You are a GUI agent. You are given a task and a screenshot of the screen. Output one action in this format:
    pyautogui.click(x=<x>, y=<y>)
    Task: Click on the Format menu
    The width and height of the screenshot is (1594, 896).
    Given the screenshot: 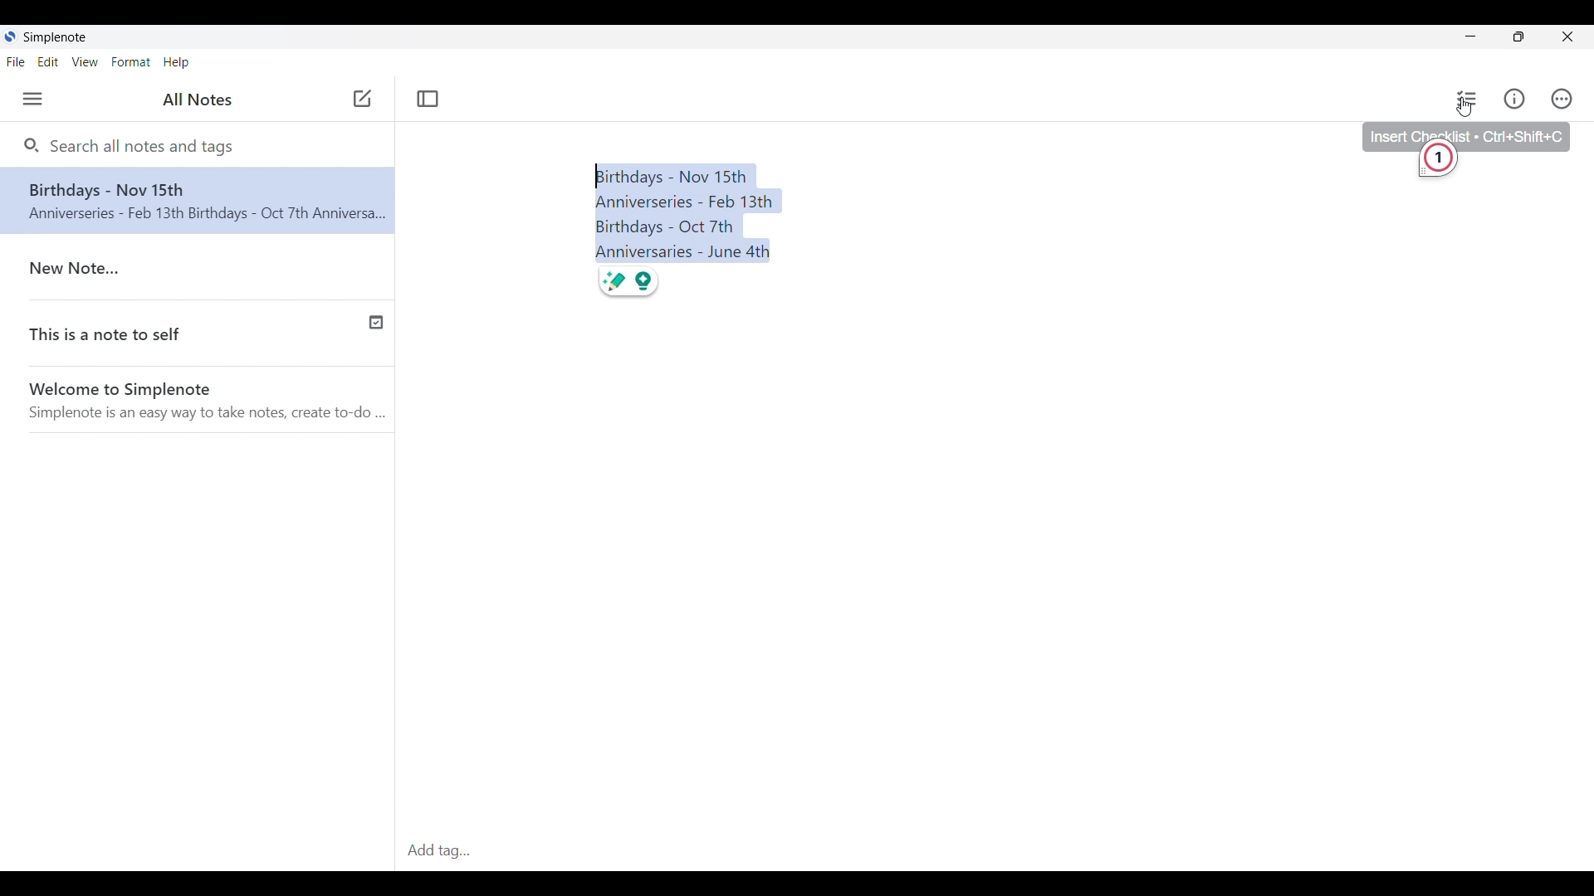 What is the action you would take?
    pyautogui.click(x=130, y=61)
    